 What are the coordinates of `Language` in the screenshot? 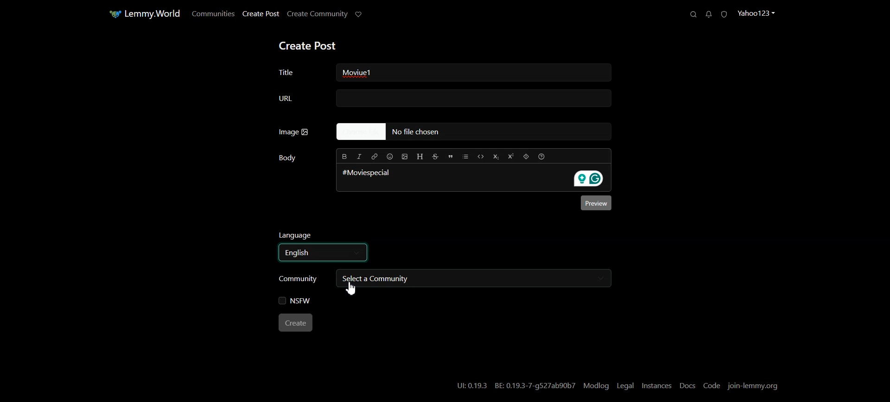 It's located at (324, 236).